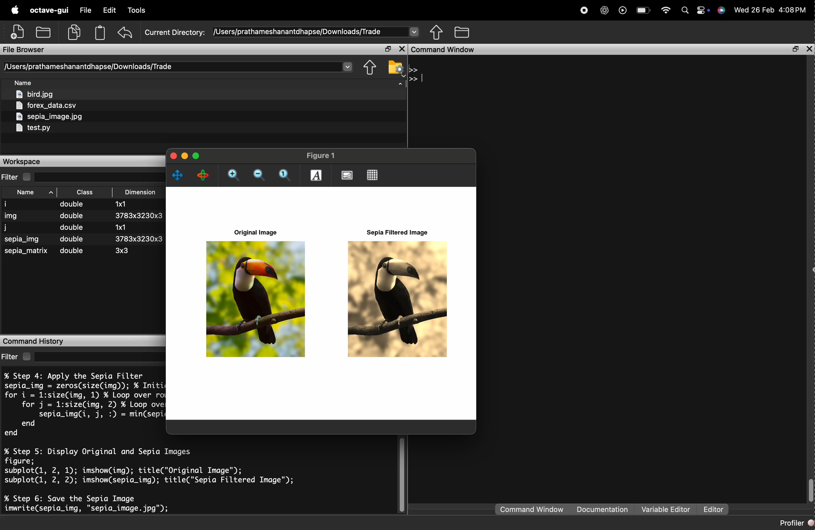 The height and width of the screenshot is (530, 815). I want to click on end end, so click(21, 427).